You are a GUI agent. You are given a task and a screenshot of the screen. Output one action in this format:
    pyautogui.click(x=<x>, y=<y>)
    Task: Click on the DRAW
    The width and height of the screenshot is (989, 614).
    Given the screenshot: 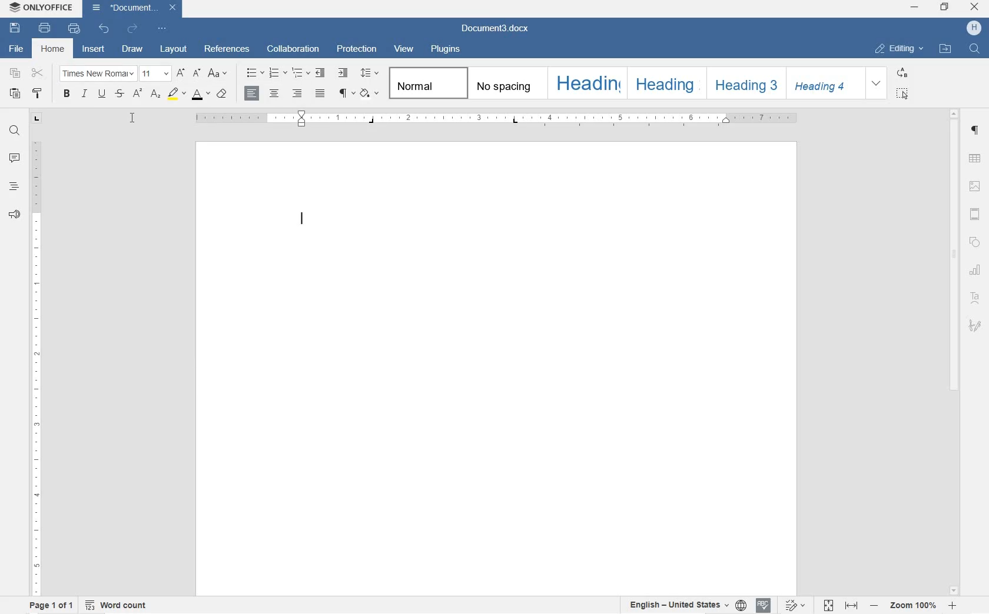 What is the action you would take?
    pyautogui.click(x=133, y=48)
    